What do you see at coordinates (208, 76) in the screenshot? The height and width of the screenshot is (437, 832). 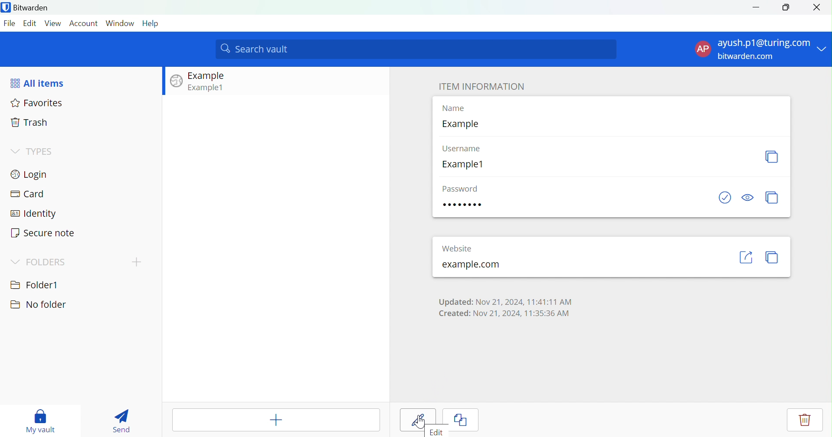 I see `Example` at bounding box center [208, 76].